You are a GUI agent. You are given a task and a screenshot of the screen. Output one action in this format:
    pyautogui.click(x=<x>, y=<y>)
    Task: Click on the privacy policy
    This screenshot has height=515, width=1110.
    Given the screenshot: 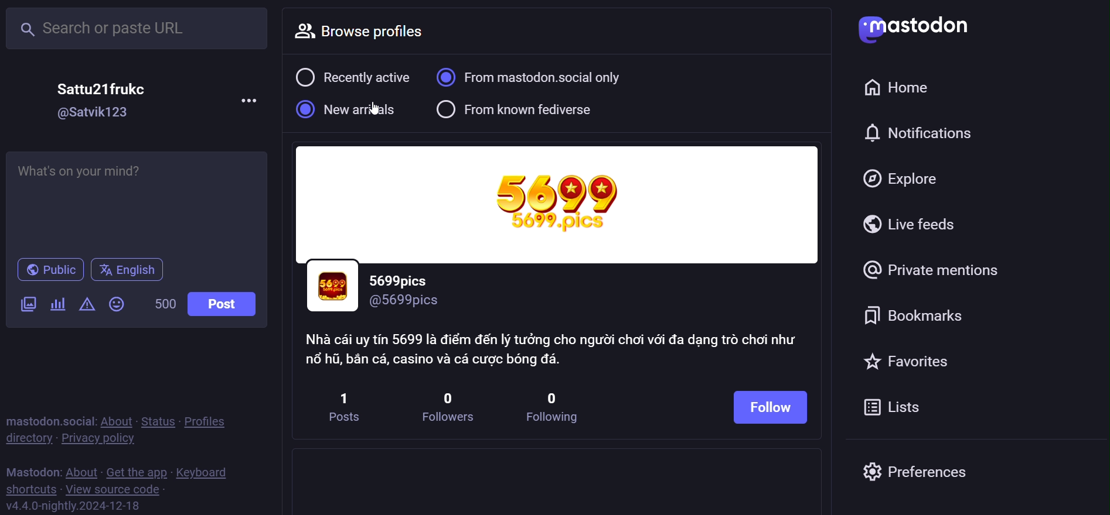 What is the action you would take?
    pyautogui.click(x=97, y=438)
    